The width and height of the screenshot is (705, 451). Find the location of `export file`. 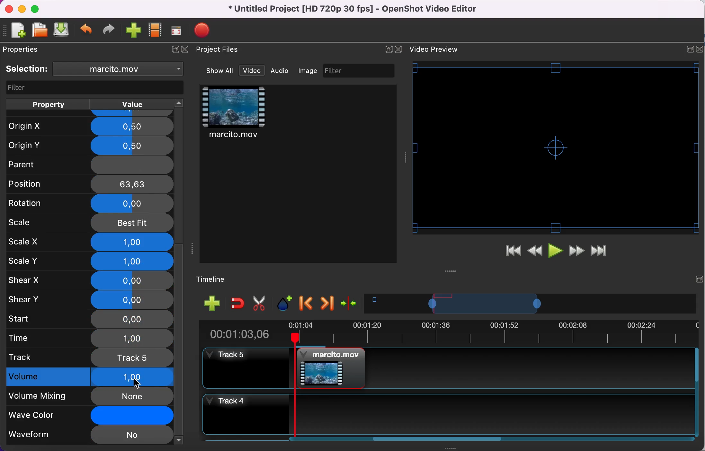

export file is located at coordinates (205, 30).